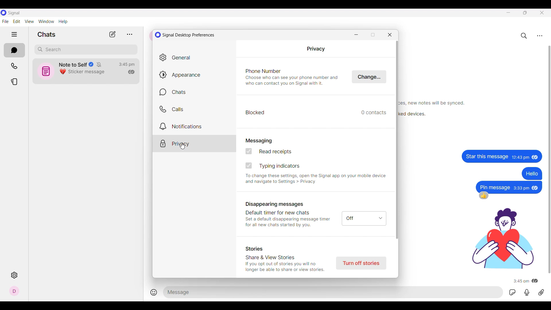  Describe the element at coordinates (290, 78) in the screenshot. I see `Phone Number
Choose who can see your phone number and
who can contact you on Signal with it.` at that location.